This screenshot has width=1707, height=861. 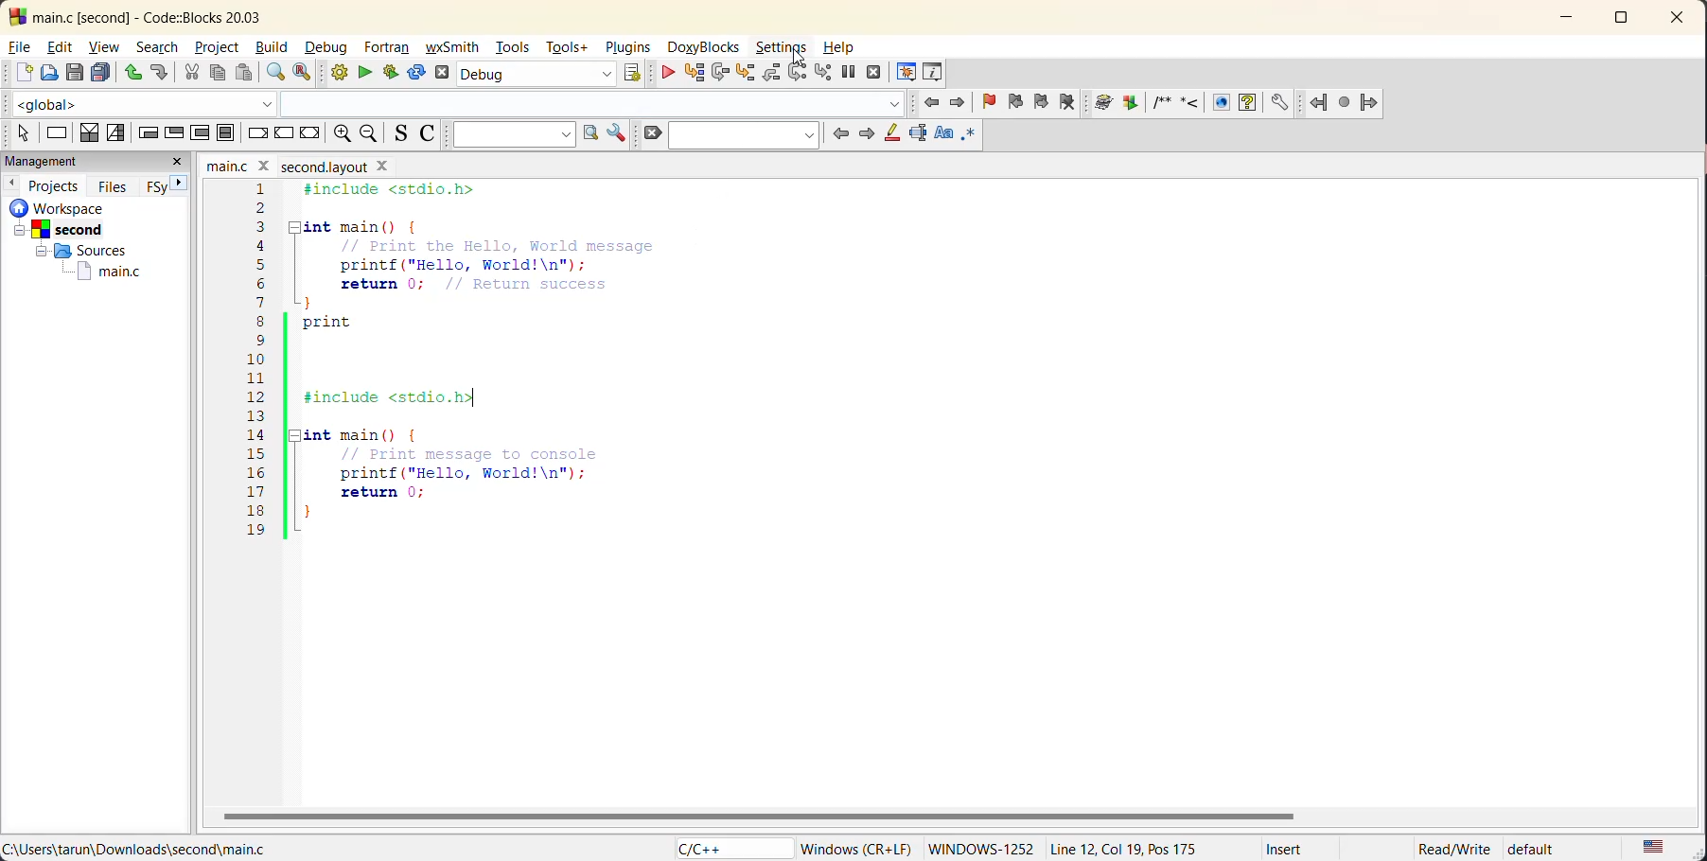 What do you see at coordinates (670, 71) in the screenshot?
I see `debug` at bounding box center [670, 71].